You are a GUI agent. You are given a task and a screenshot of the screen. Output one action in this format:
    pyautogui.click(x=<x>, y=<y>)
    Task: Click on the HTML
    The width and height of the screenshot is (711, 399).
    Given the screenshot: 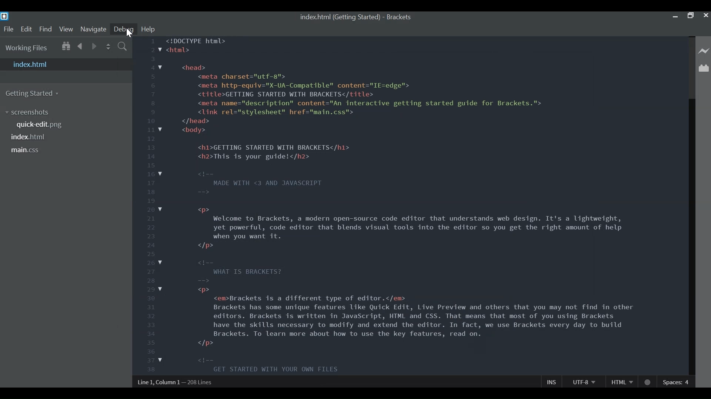 What is the action you would take?
    pyautogui.click(x=621, y=382)
    